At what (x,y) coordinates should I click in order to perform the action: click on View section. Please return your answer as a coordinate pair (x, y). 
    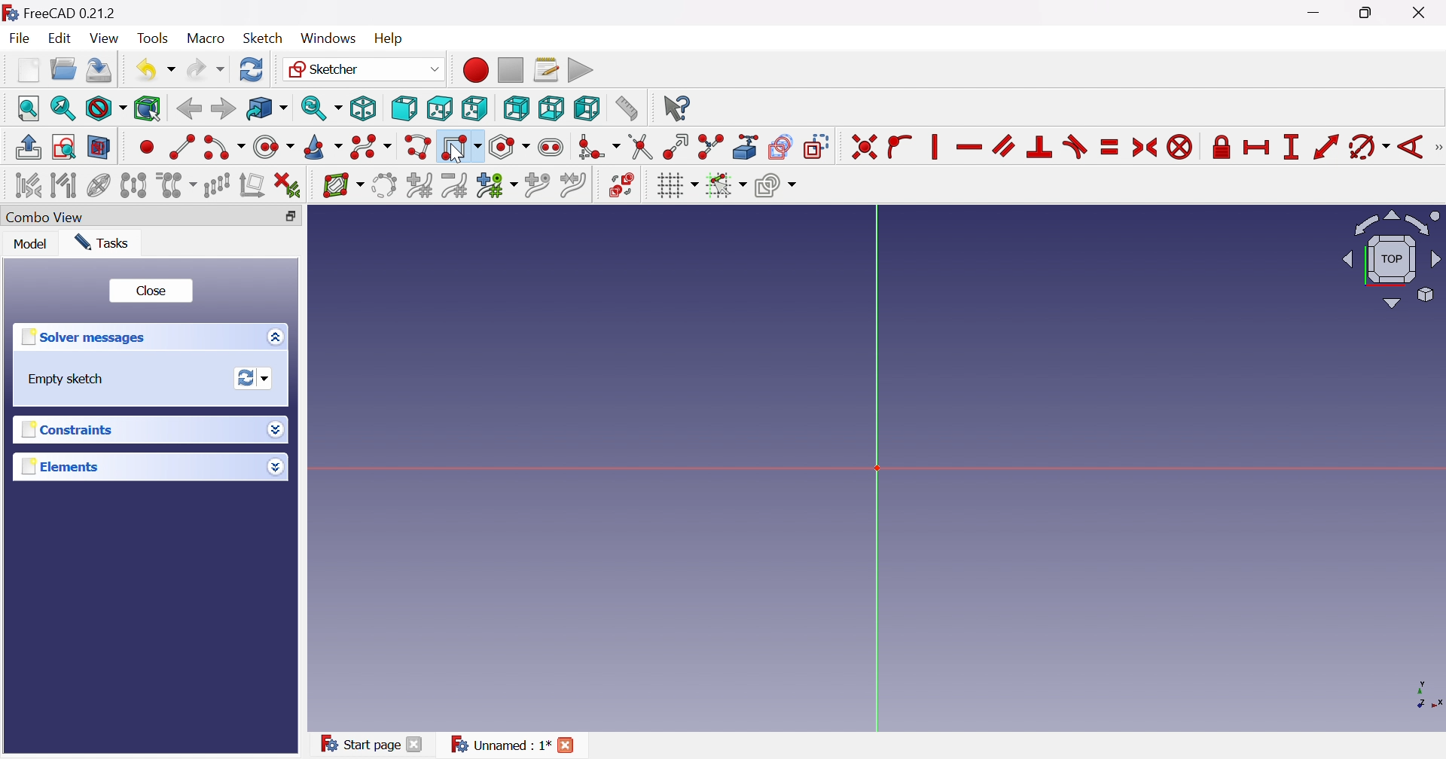
    Looking at the image, I should click on (100, 147).